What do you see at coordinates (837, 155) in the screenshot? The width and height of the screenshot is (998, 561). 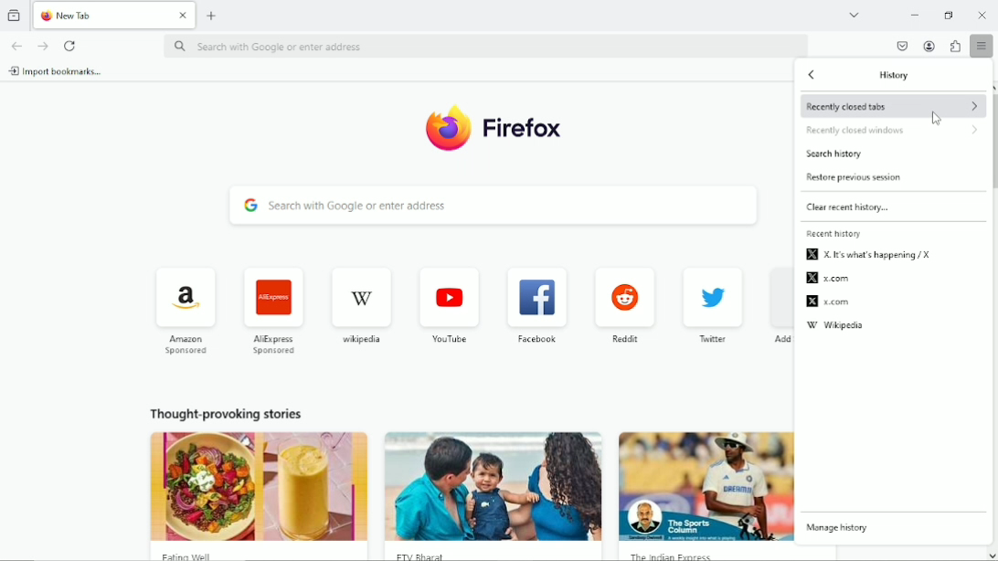 I see `search history` at bounding box center [837, 155].